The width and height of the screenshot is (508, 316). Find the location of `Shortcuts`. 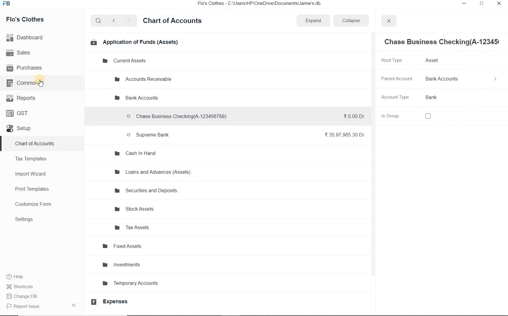

Shortcuts is located at coordinates (20, 285).